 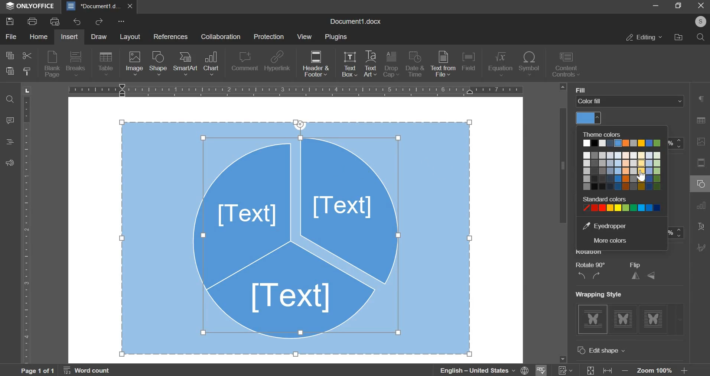 I want to click on symbol, so click(x=530, y=64).